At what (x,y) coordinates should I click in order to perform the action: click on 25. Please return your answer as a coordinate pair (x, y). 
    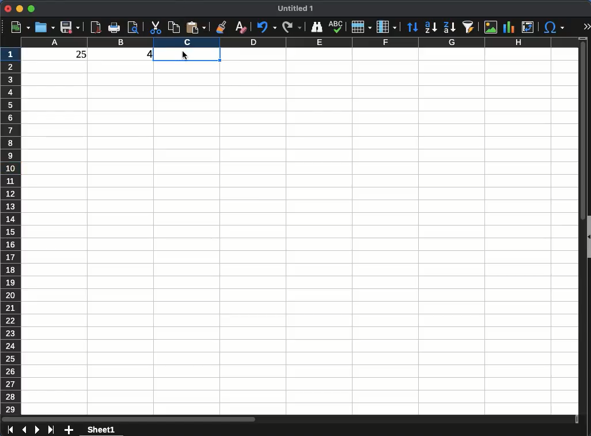
    Looking at the image, I should click on (77, 54).